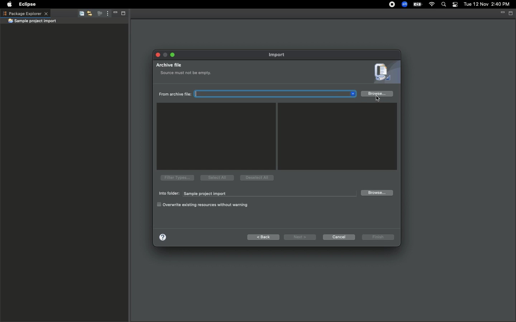  Describe the element at coordinates (32, 21) in the screenshot. I see `Folder` at that location.